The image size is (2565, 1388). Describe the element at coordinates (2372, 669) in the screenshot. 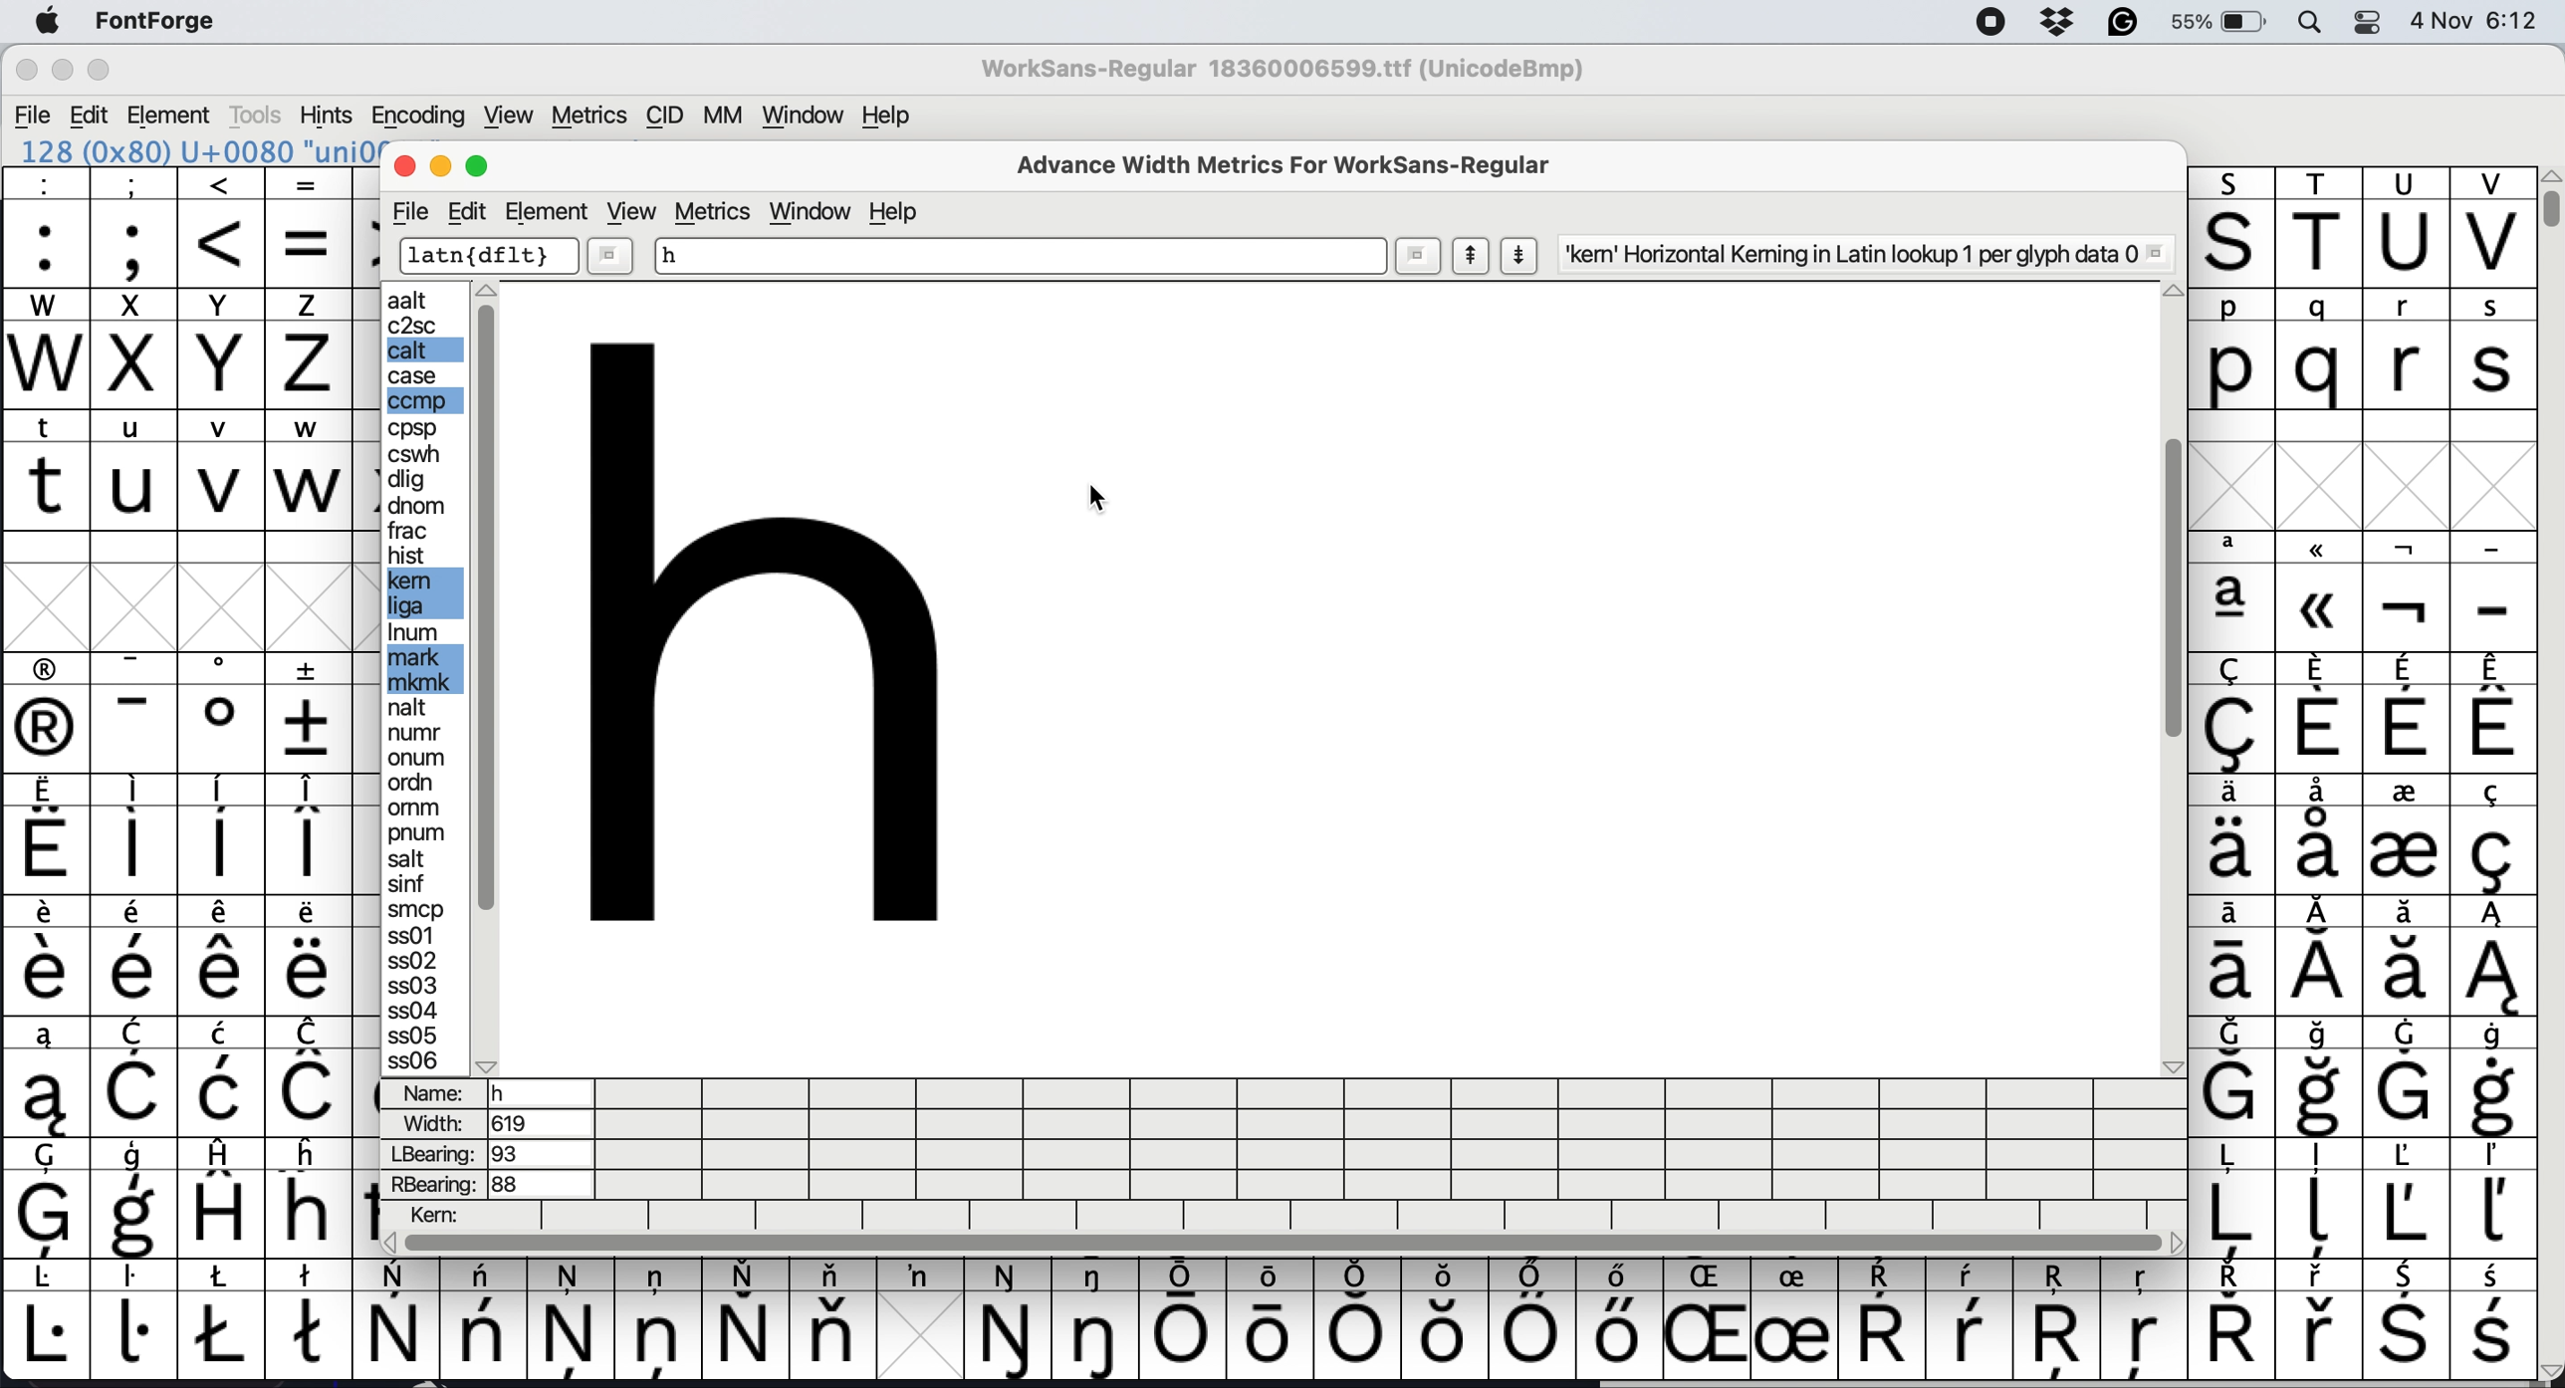

I see `special characters` at that location.